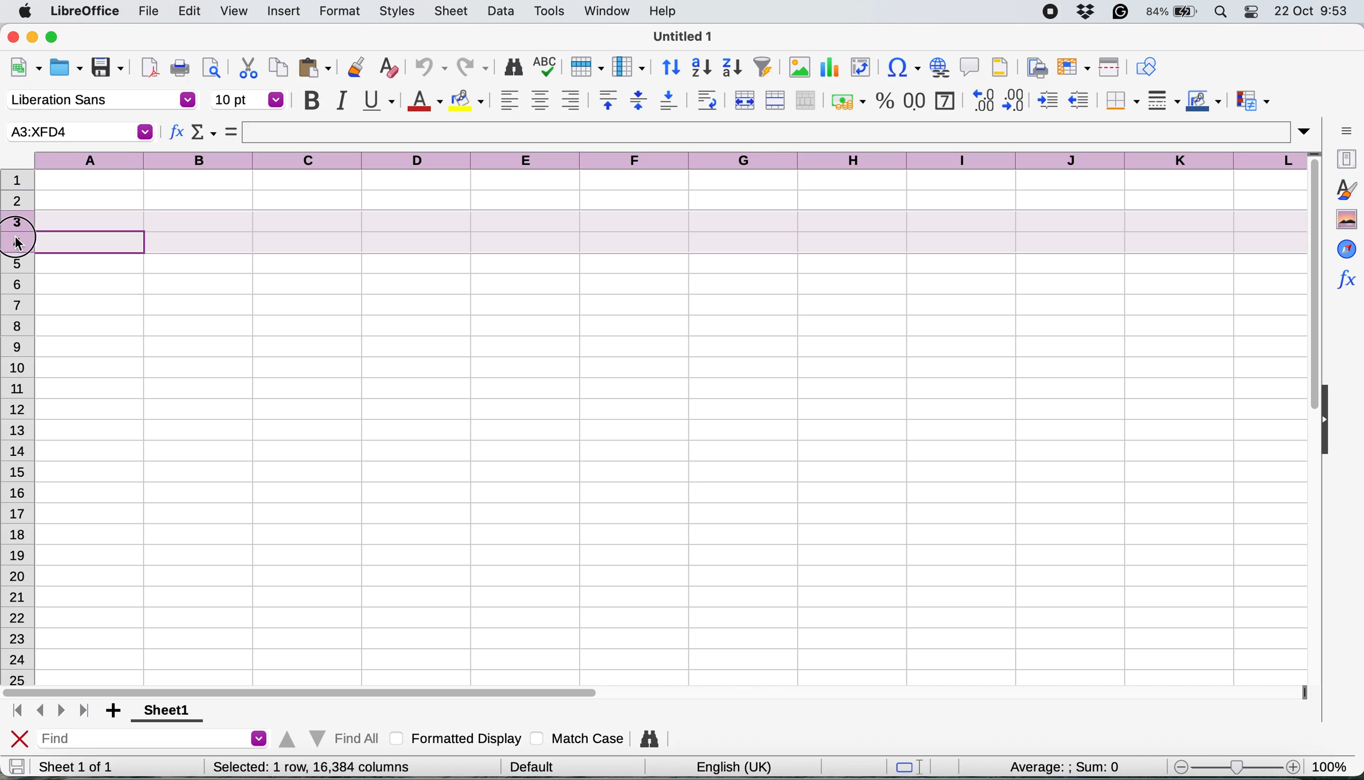 The width and height of the screenshot is (1364, 780). I want to click on find and replace, so click(514, 67).